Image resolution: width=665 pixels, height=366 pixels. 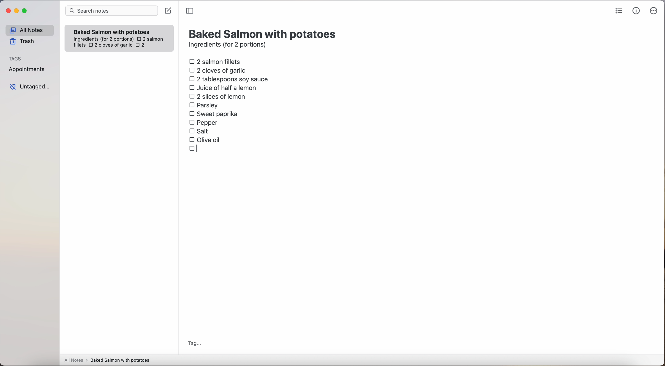 What do you see at coordinates (149, 38) in the screenshot?
I see `2 salmon` at bounding box center [149, 38].